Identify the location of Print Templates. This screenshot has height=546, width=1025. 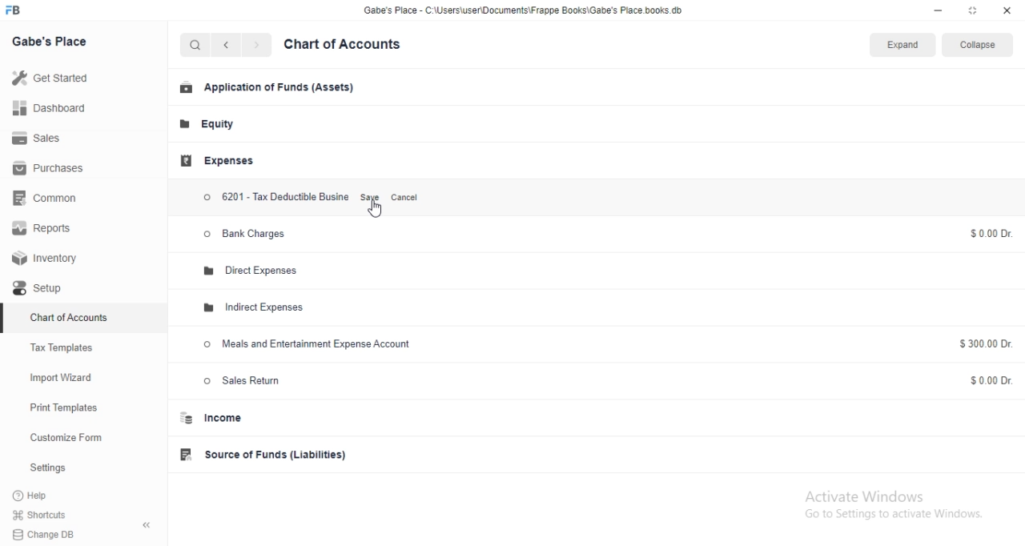
(62, 407).